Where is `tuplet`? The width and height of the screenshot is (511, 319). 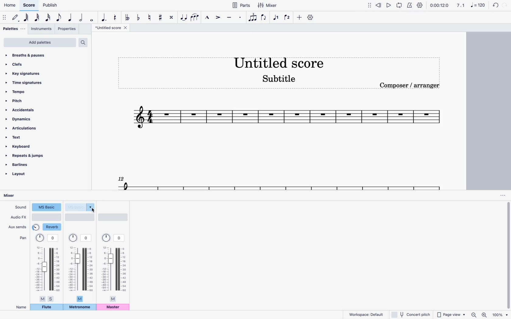
tuplet is located at coordinates (252, 18).